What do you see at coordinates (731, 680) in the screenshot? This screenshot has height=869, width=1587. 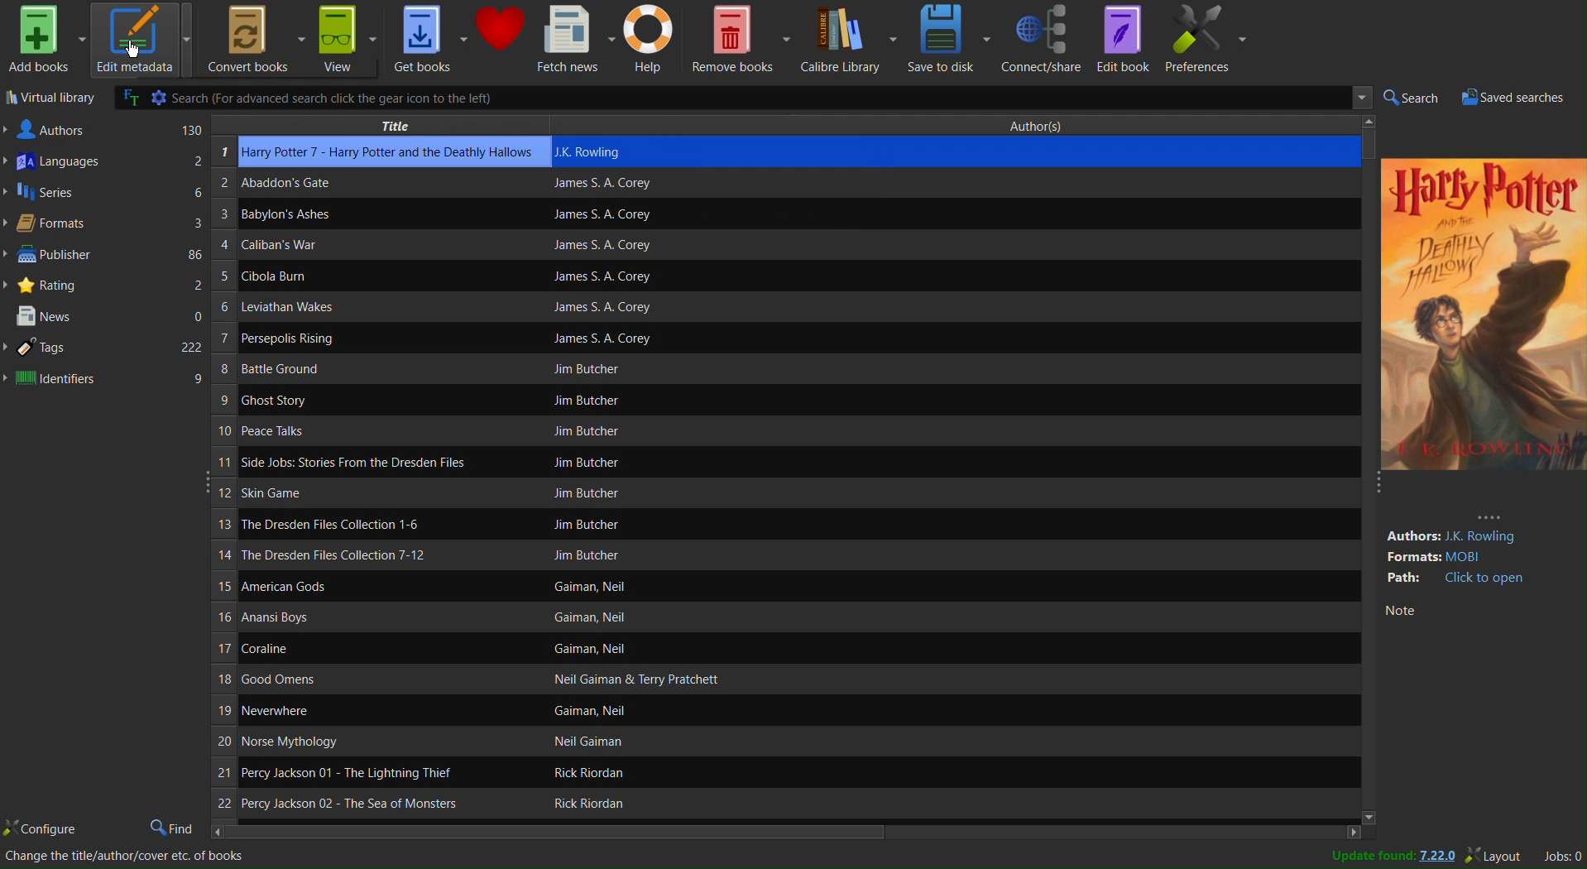 I see `Author’s name` at bounding box center [731, 680].